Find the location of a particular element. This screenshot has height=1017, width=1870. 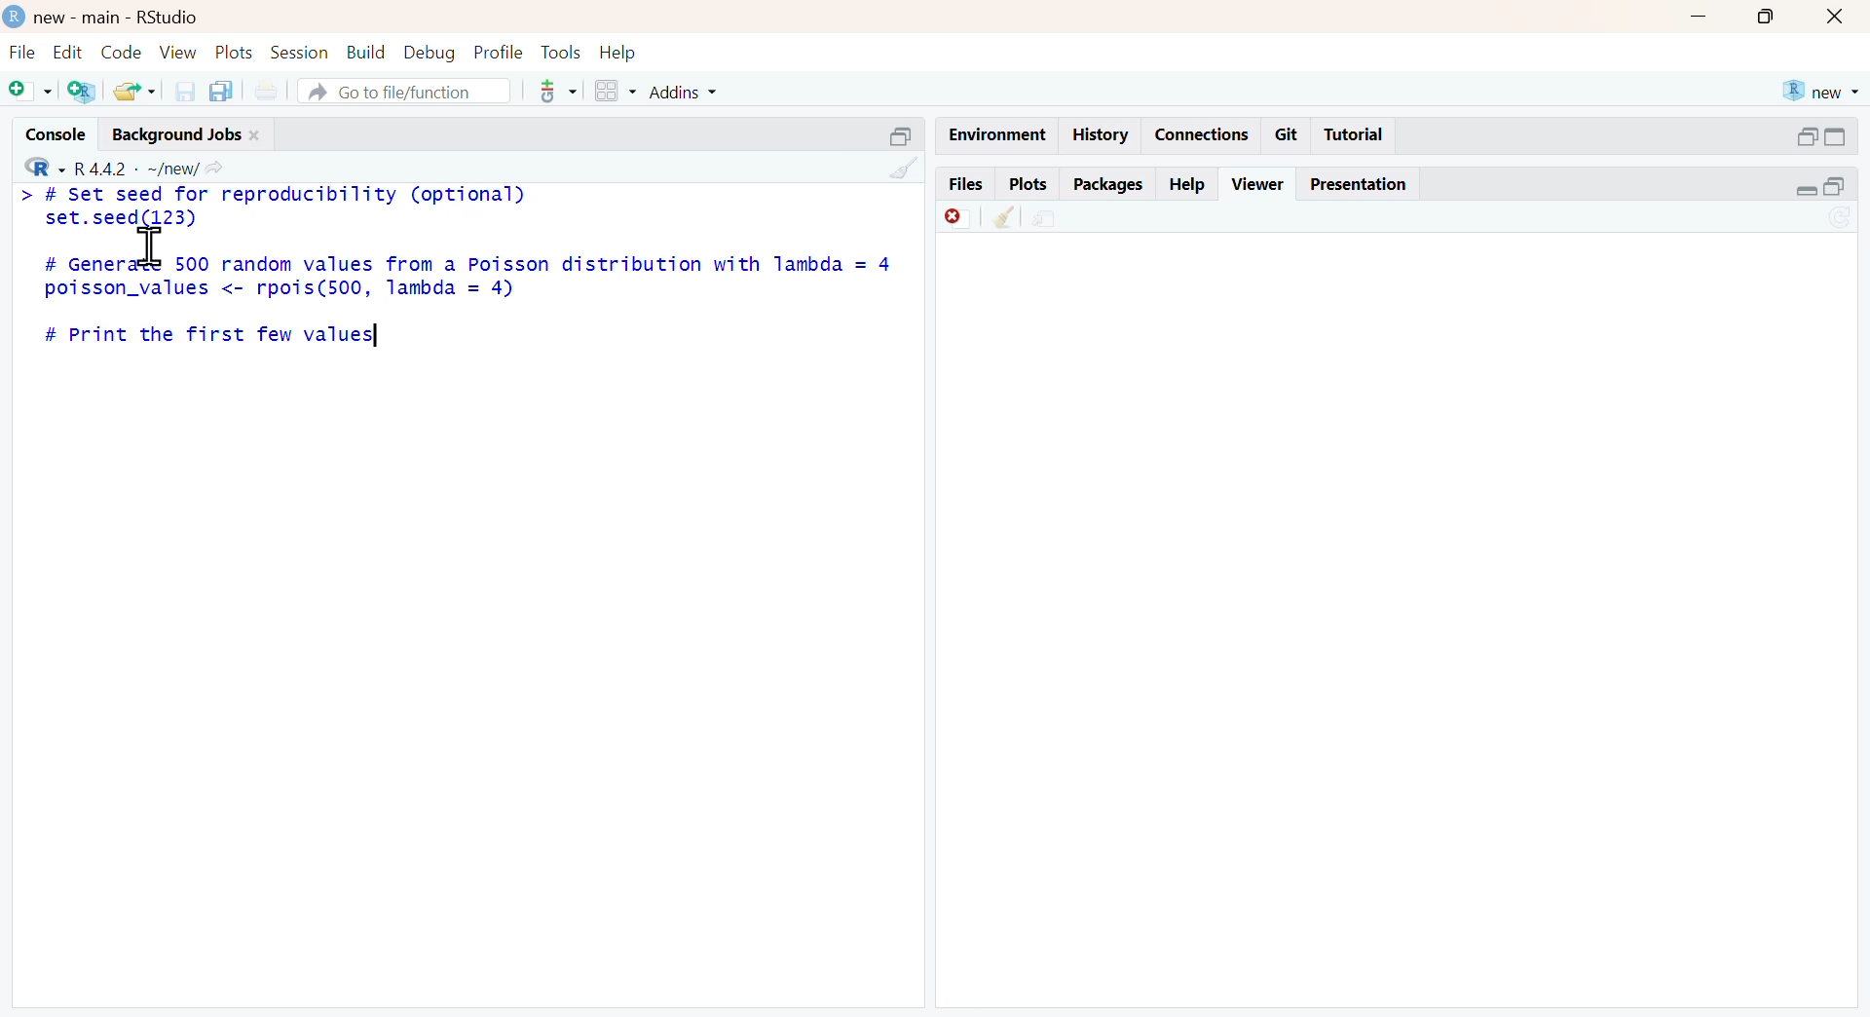

file is located at coordinates (25, 52).